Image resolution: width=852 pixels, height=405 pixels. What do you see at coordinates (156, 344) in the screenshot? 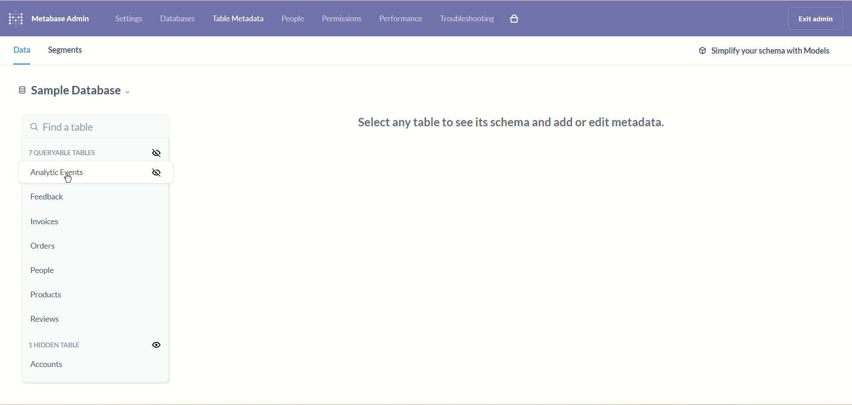
I see `Unhide all` at bounding box center [156, 344].